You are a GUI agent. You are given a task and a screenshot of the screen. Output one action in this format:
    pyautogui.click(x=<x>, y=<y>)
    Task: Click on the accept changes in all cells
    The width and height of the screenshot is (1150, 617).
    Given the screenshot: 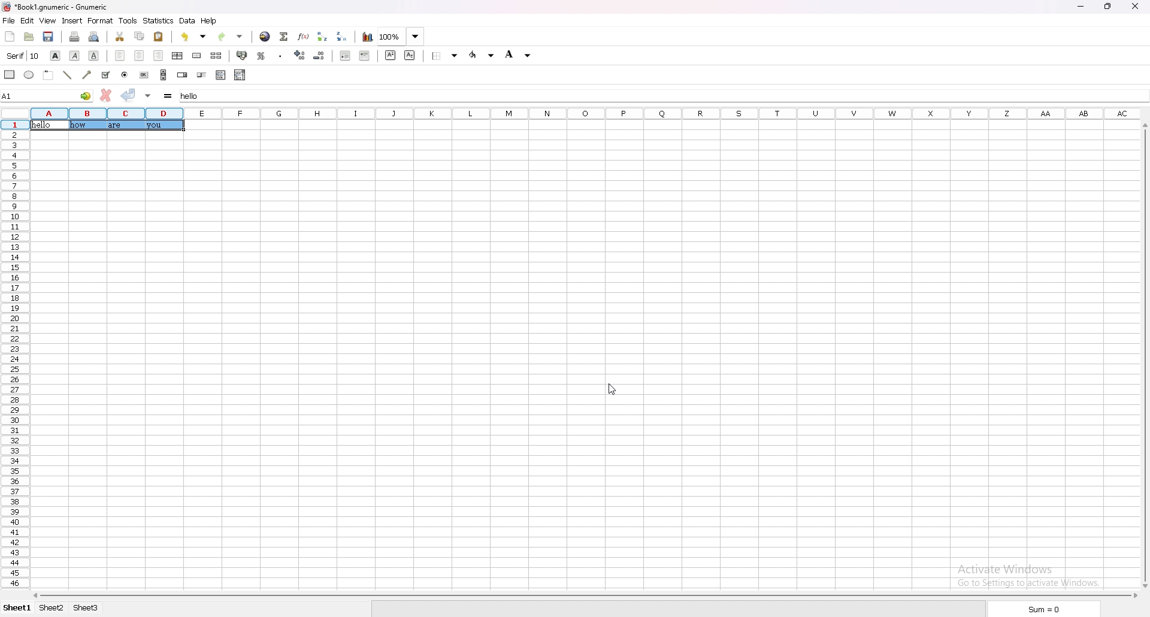 What is the action you would take?
    pyautogui.click(x=148, y=95)
    